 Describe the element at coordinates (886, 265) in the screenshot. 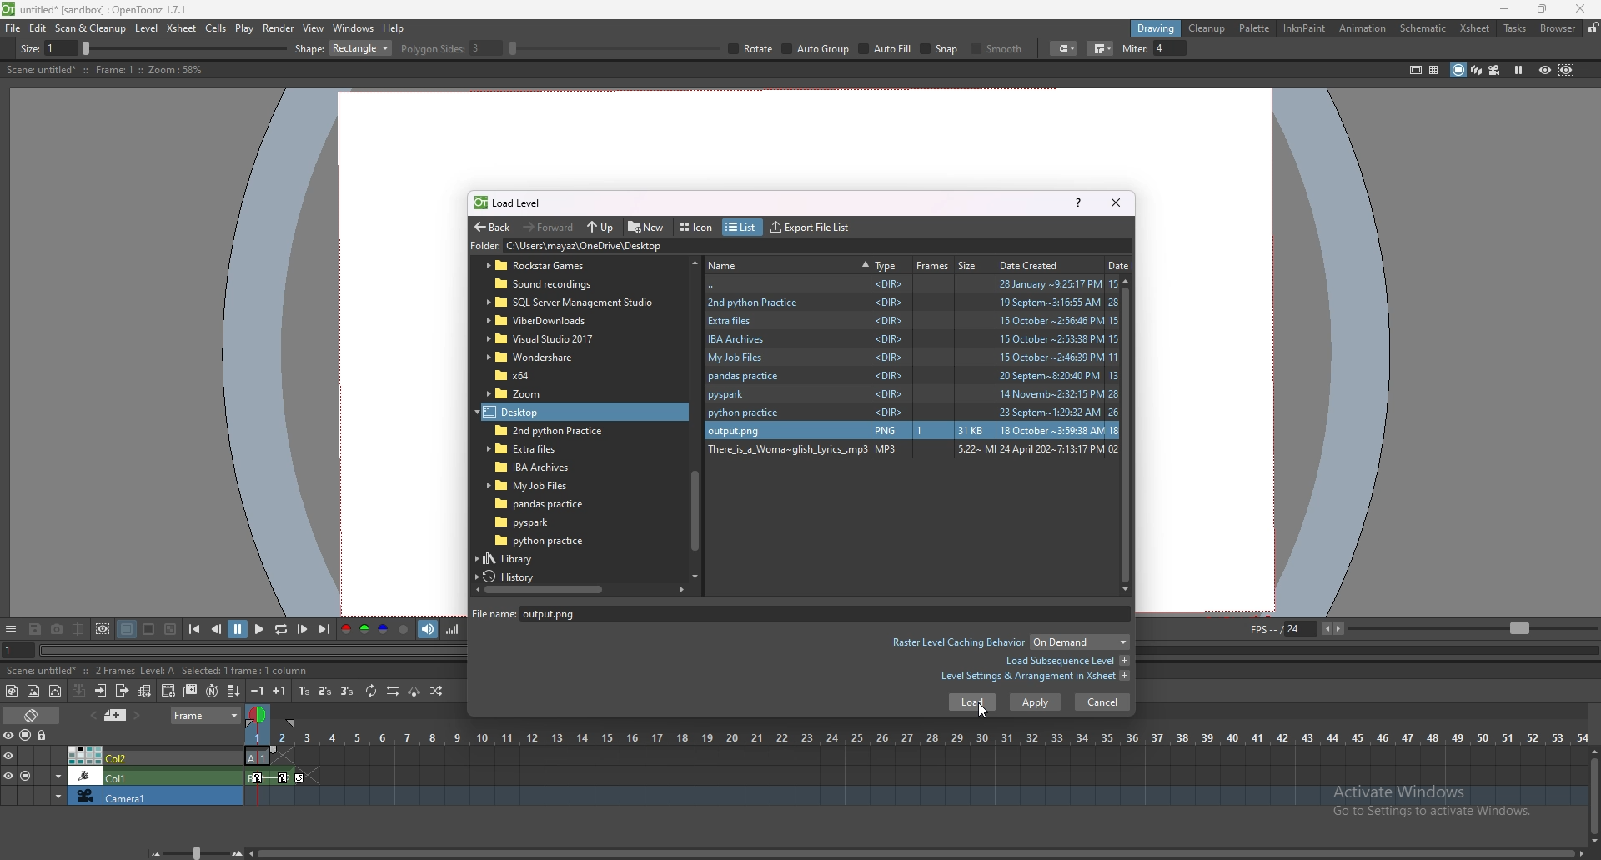

I see `type` at that location.